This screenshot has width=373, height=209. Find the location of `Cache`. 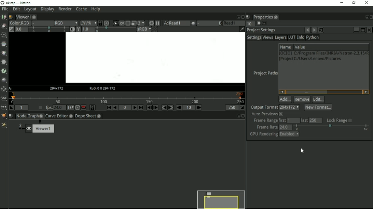

Cache is located at coordinates (81, 9).